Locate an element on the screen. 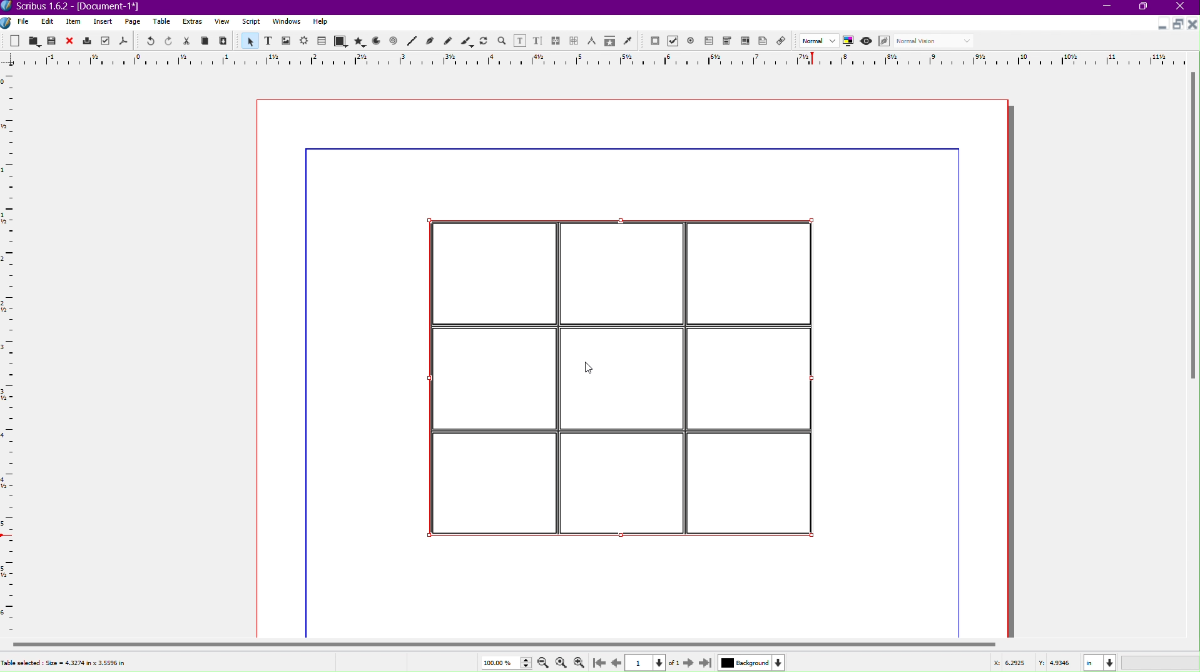 This screenshot has height=672, width=1200. Extras is located at coordinates (193, 22).